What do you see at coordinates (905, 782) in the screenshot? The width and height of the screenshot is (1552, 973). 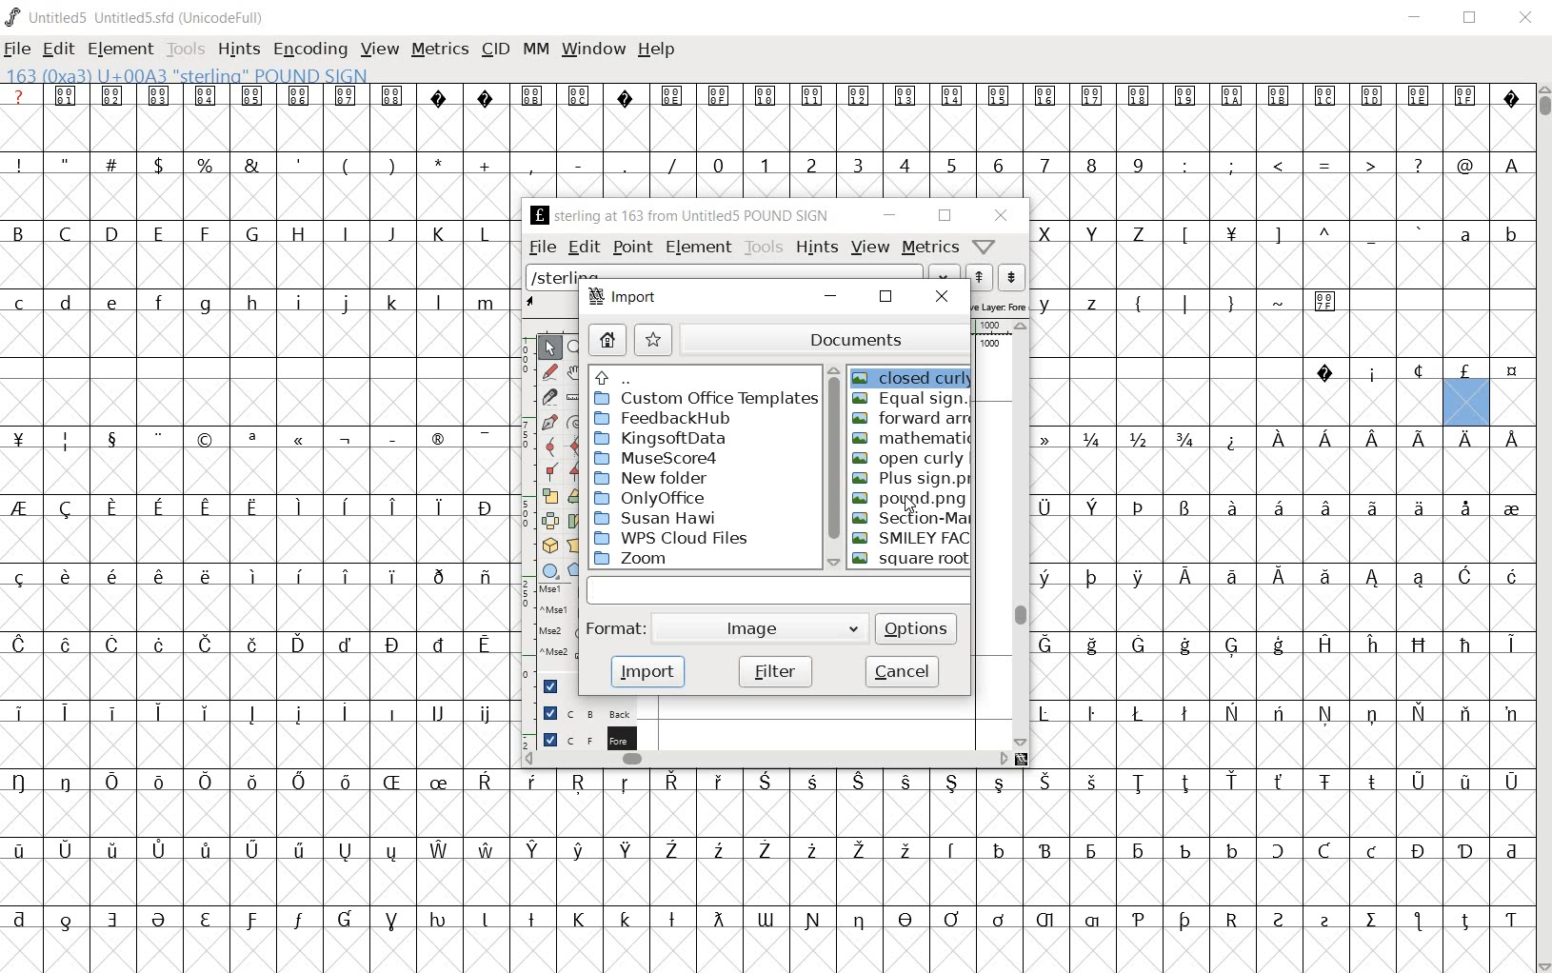 I see `Symbol` at bounding box center [905, 782].